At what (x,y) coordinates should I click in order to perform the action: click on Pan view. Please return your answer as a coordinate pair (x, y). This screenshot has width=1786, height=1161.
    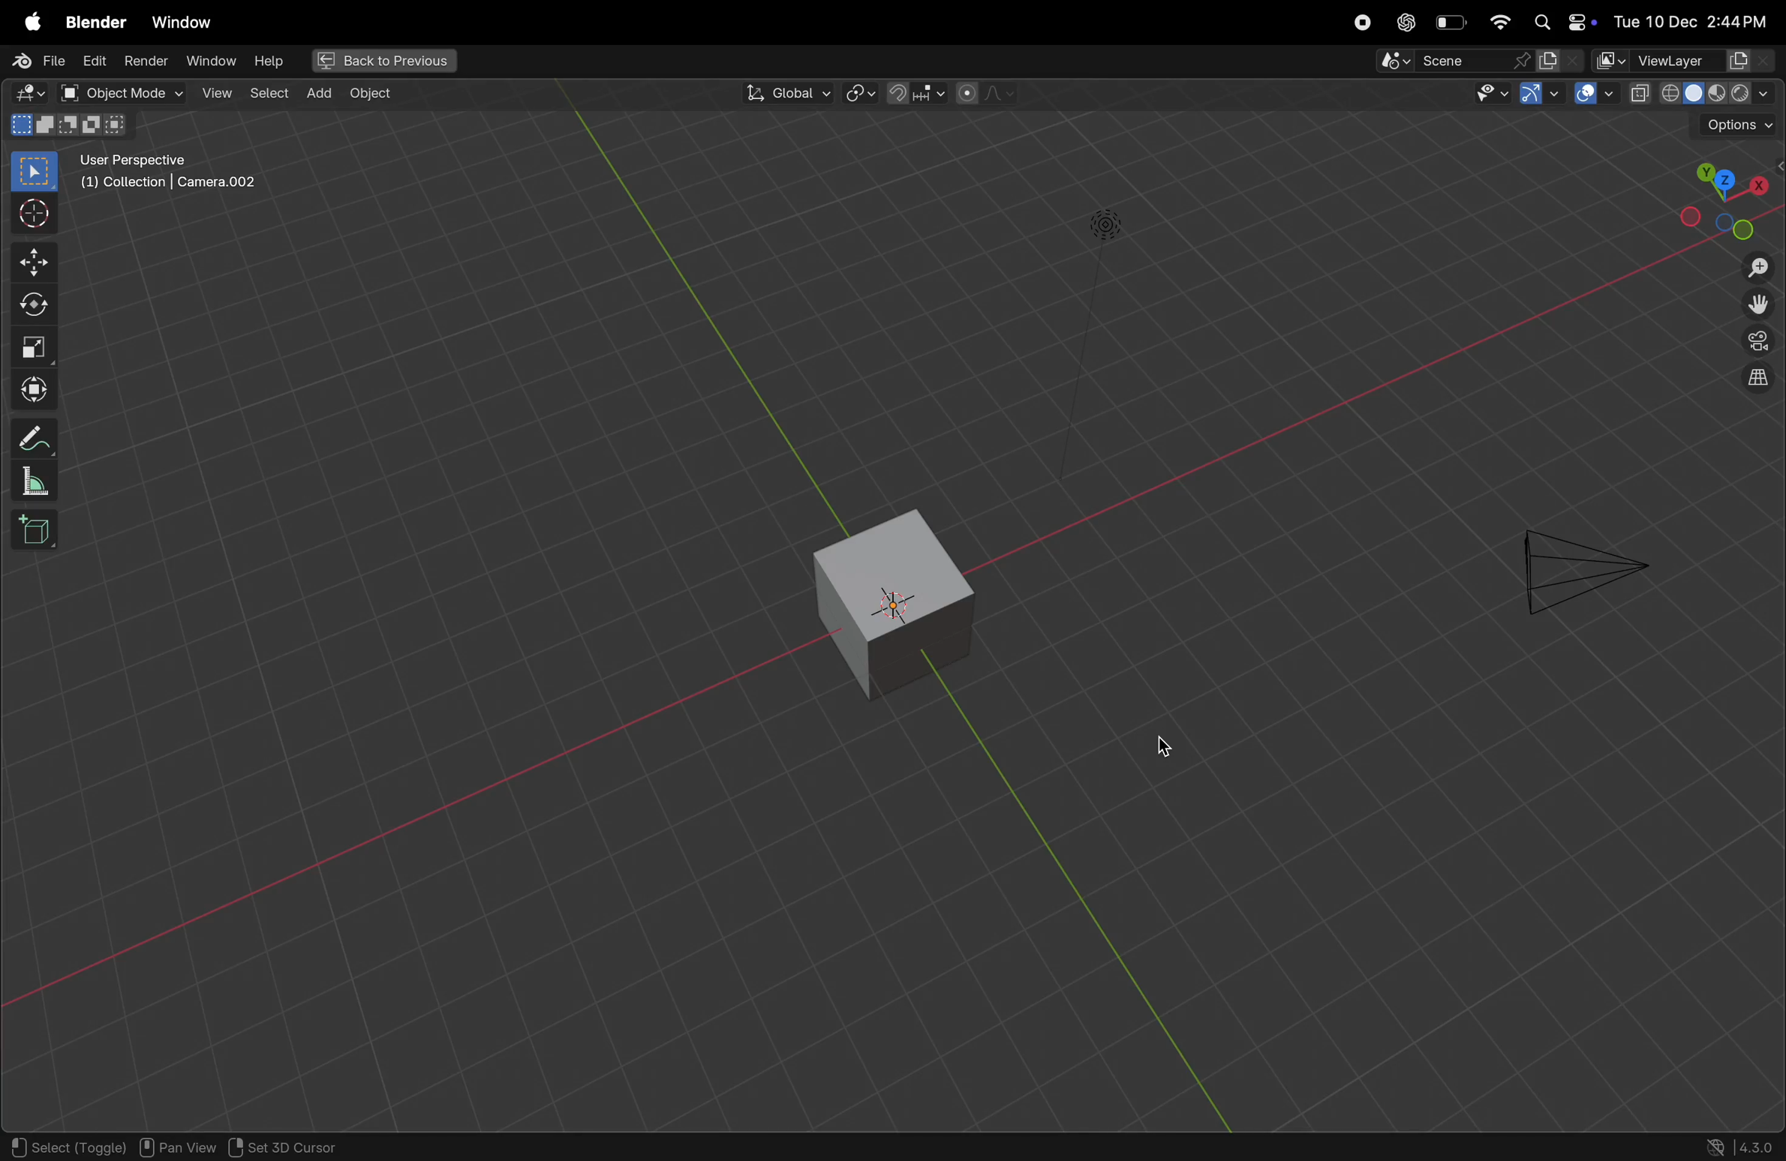
    Looking at the image, I should click on (173, 1147).